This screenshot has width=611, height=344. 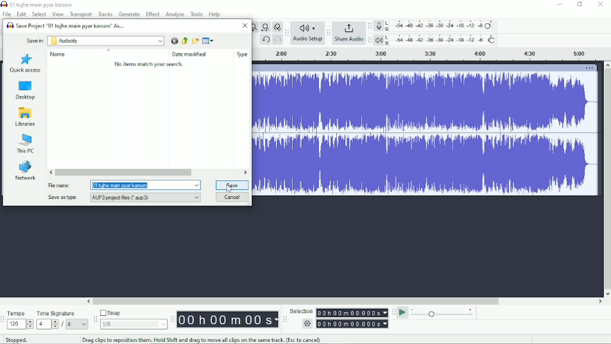 I want to click on Save in, so click(x=34, y=40).